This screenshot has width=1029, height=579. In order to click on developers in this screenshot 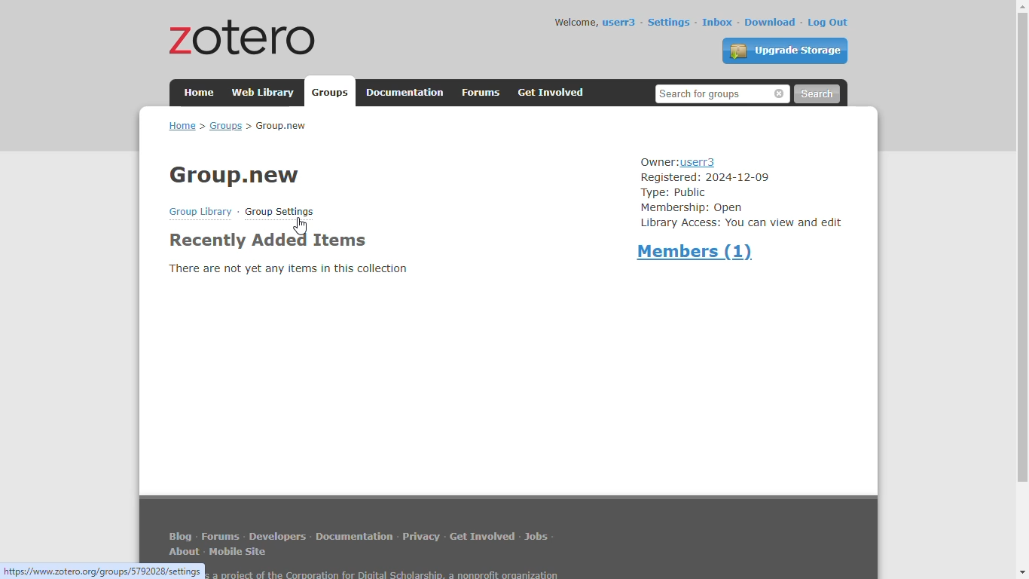, I will do `click(277, 536)`.